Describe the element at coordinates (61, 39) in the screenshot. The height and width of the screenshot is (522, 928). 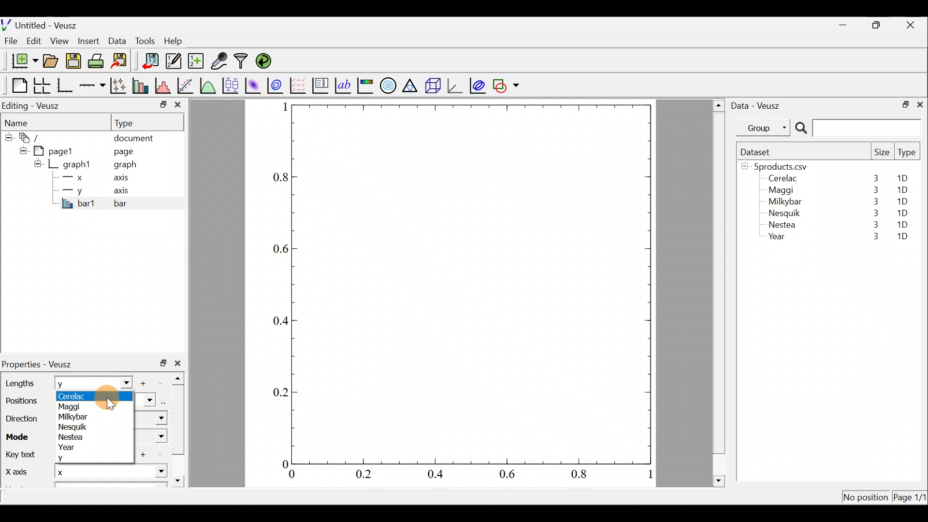
I see `View` at that location.